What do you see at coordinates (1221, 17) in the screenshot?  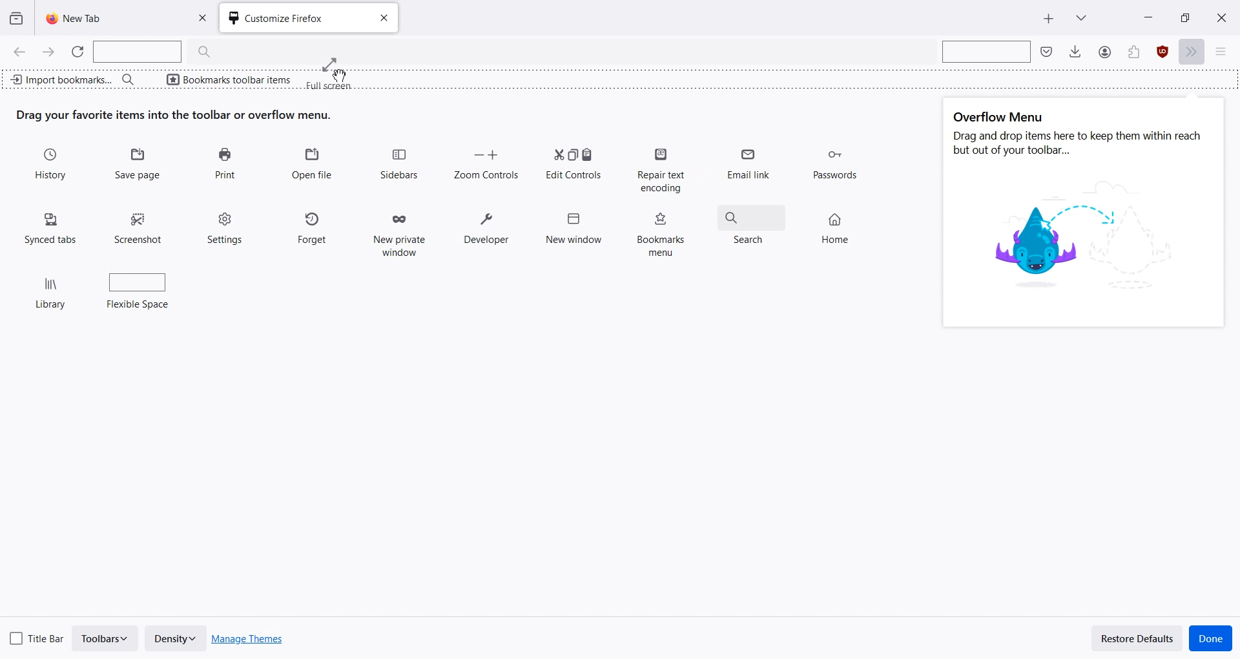 I see `Close` at bounding box center [1221, 17].